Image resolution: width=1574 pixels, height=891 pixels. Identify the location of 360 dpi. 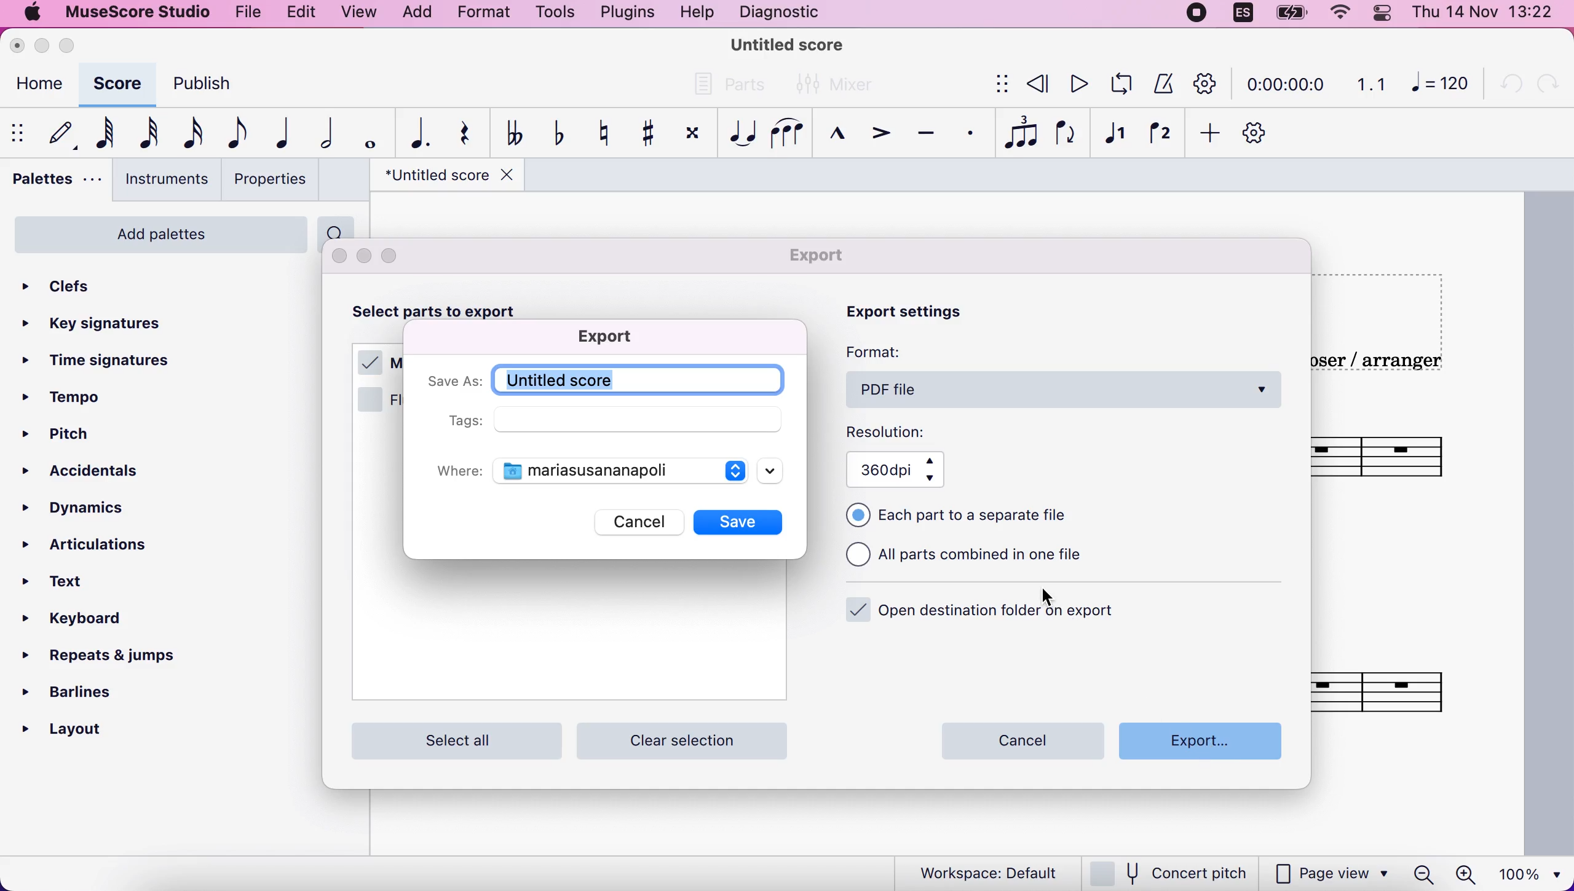
(907, 470).